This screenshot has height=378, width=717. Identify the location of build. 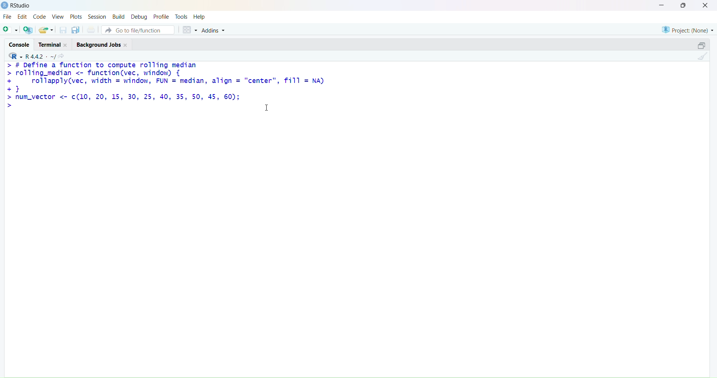
(119, 17).